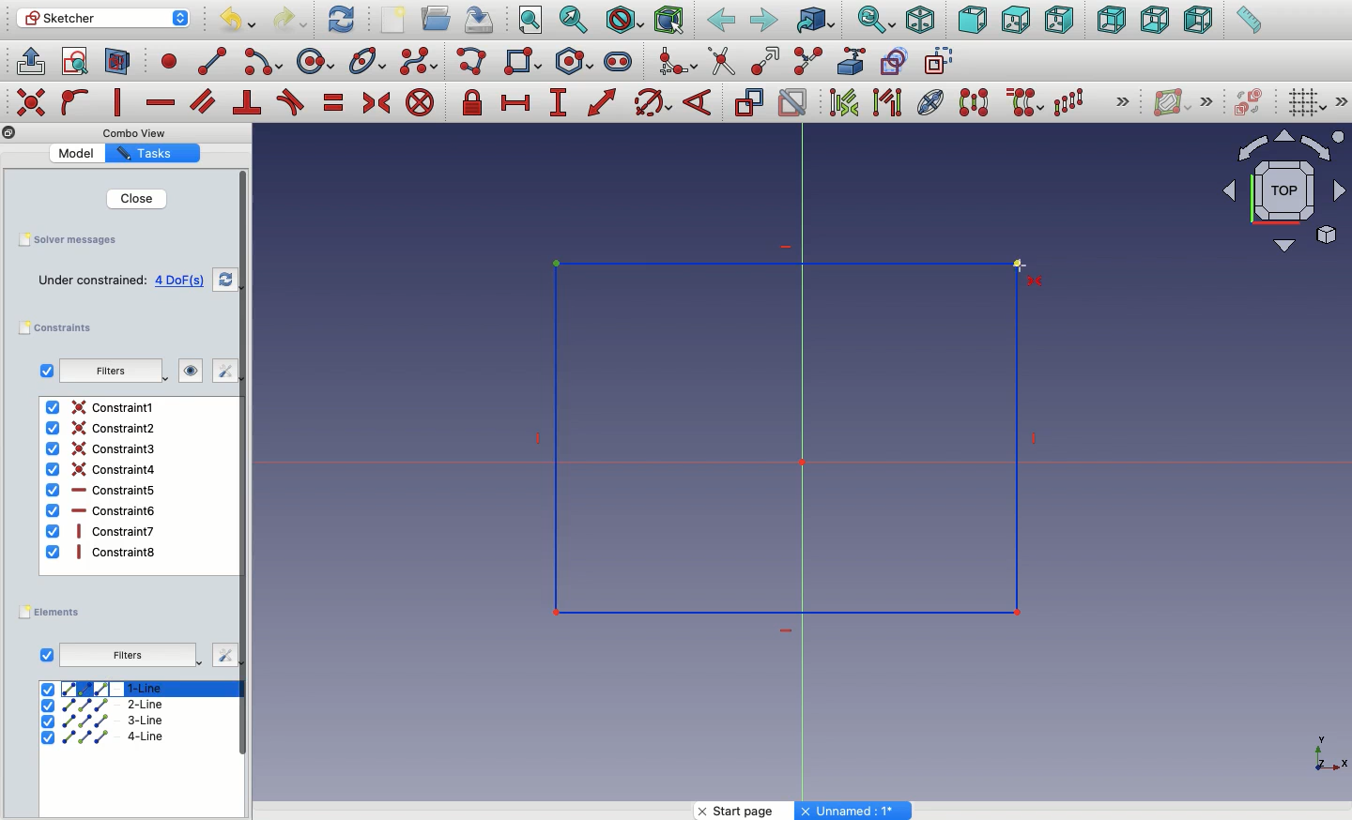 This screenshot has height=820, width=1352. I want to click on Draw style, so click(623, 21).